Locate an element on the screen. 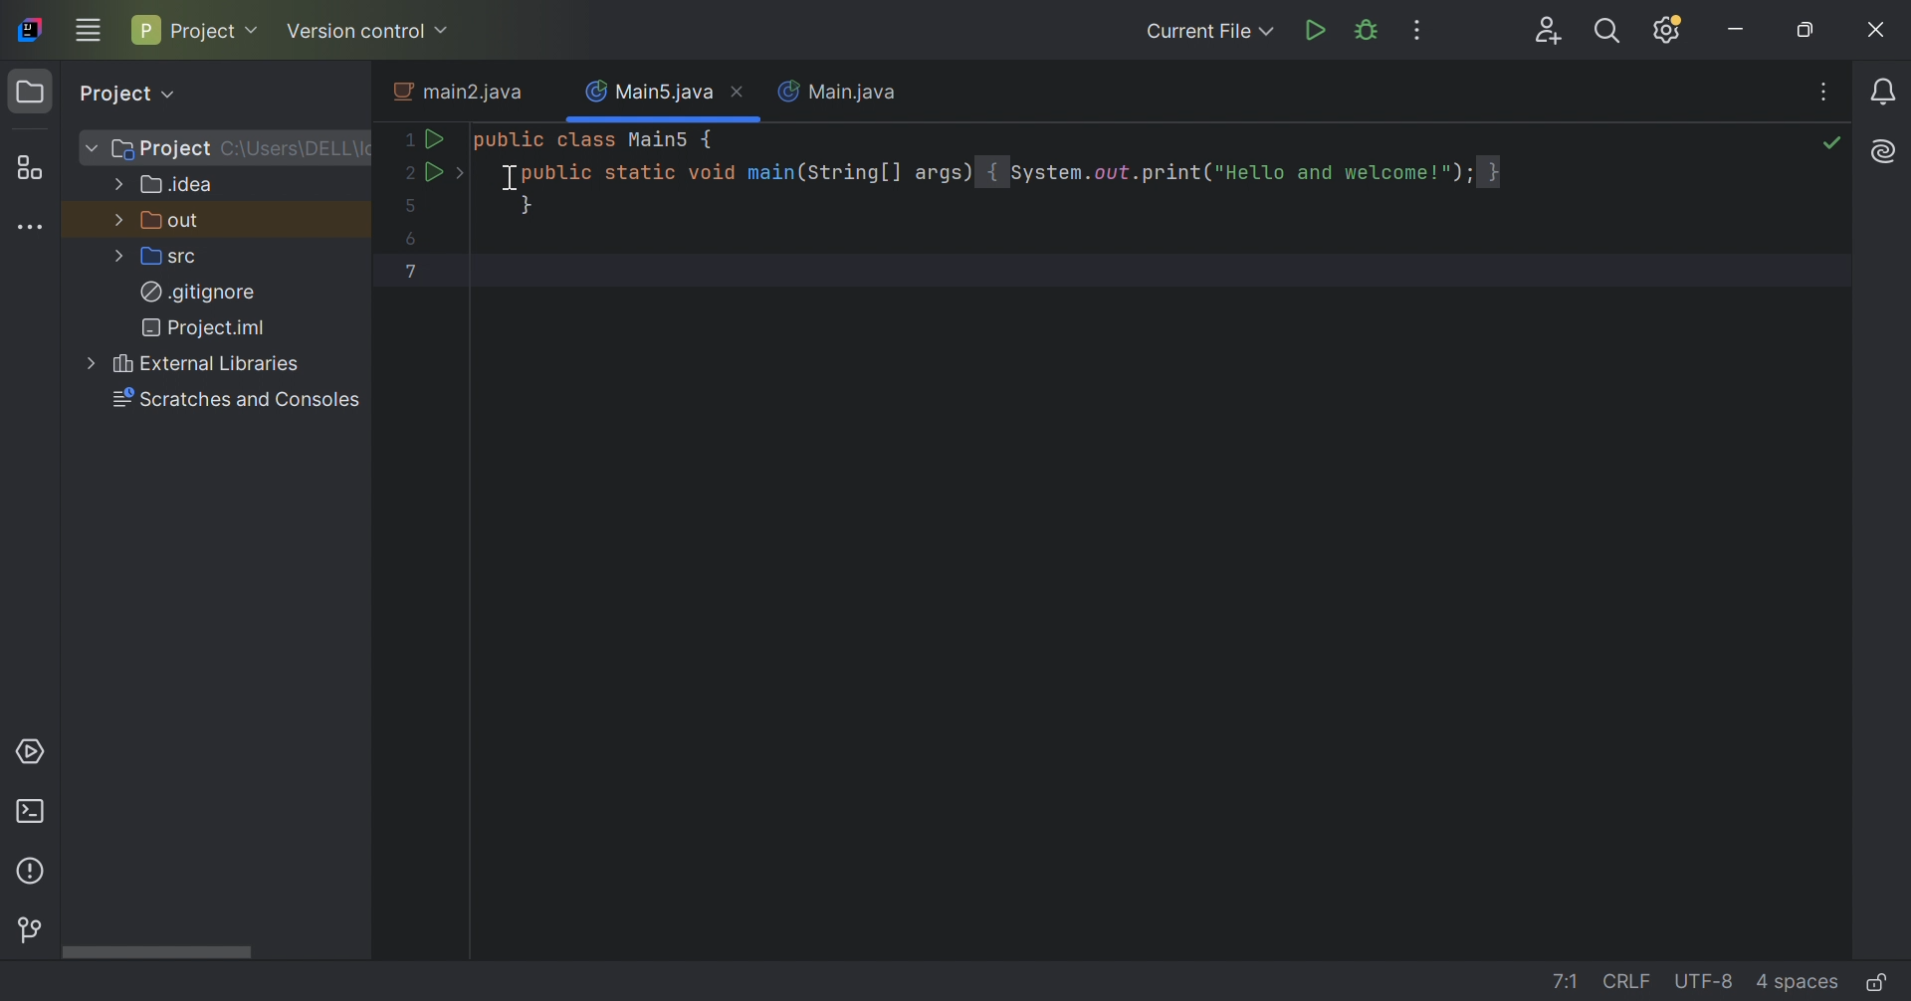 The height and width of the screenshot is (1001, 1911). public static void main(String[] args) {System.out.print("Hello and welcome");} is located at coordinates (1009, 173).